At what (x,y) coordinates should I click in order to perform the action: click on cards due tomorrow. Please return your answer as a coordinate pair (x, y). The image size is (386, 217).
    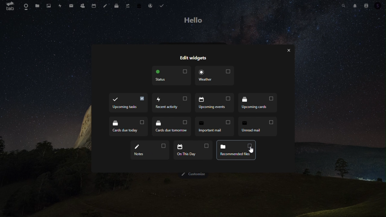
    Looking at the image, I should click on (129, 127).